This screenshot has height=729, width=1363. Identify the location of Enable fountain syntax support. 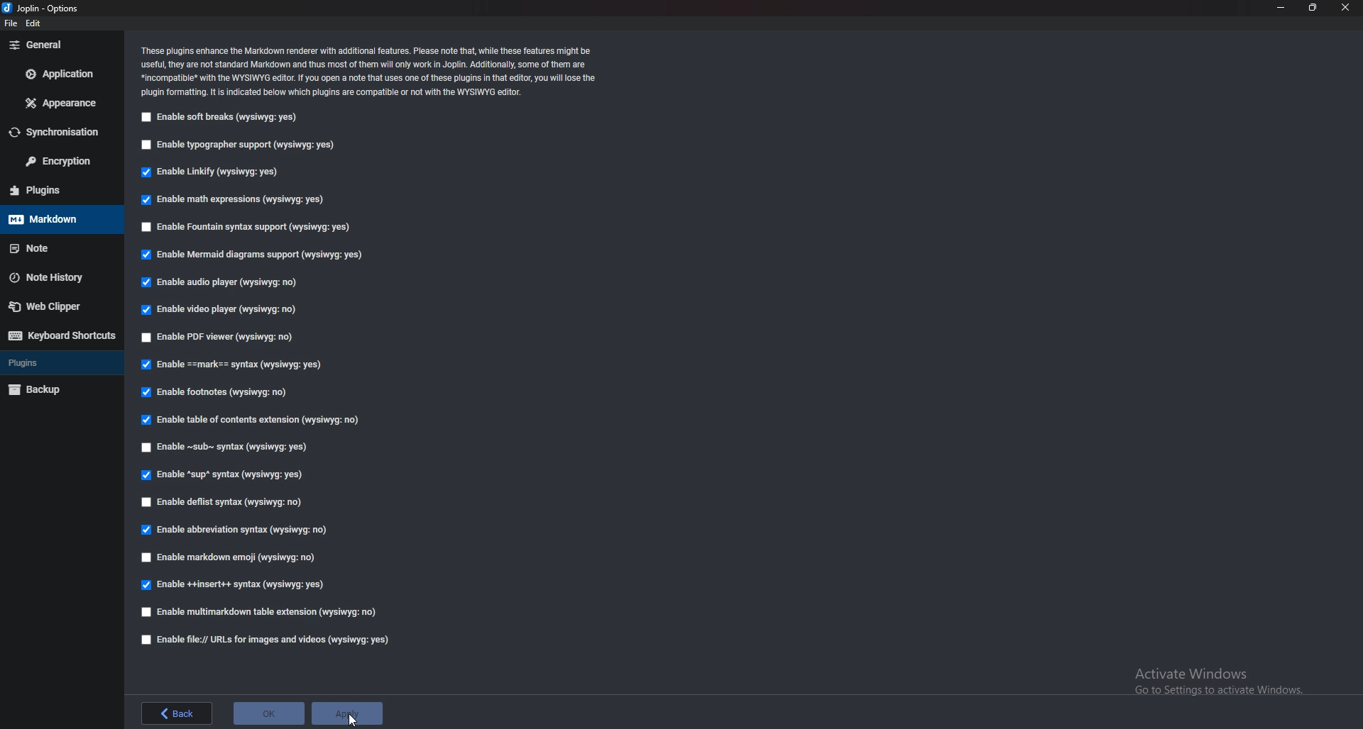
(246, 226).